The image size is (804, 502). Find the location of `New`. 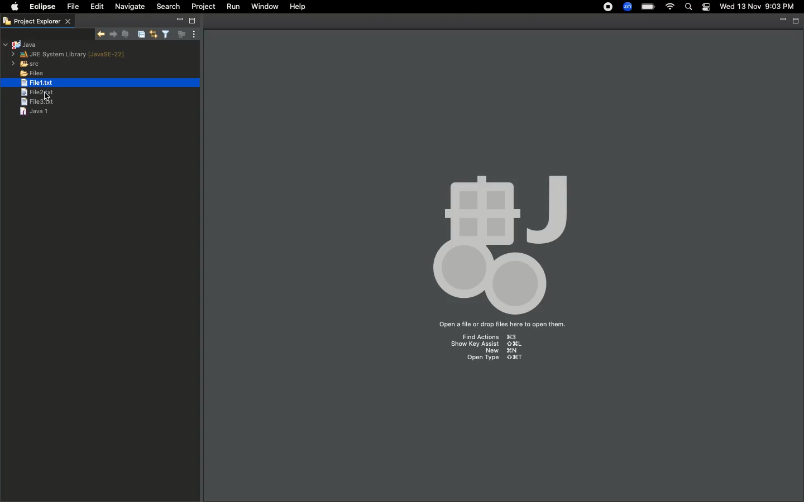

New is located at coordinates (501, 351).